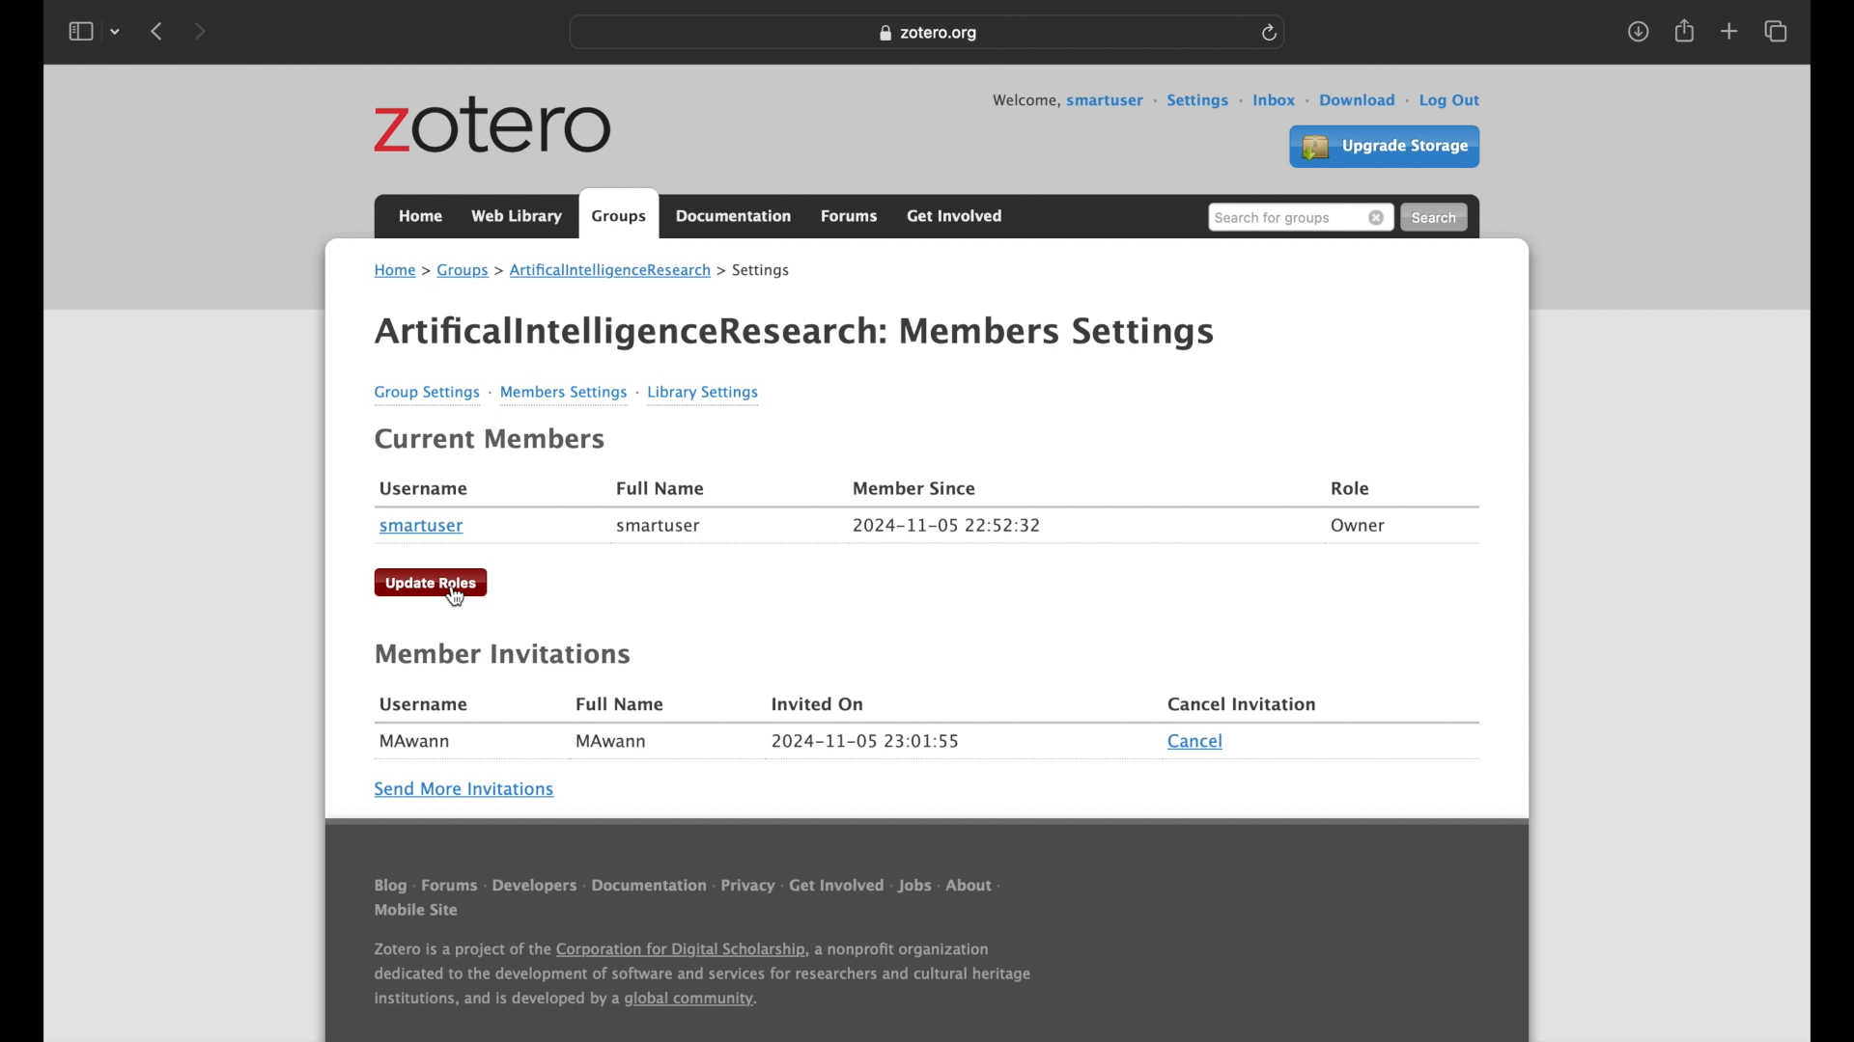 Image resolution: width=1854 pixels, height=1042 pixels. What do you see at coordinates (95, 32) in the screenshot?
I see `show sidebar dropdown menu` at bounding box center [95, 32].